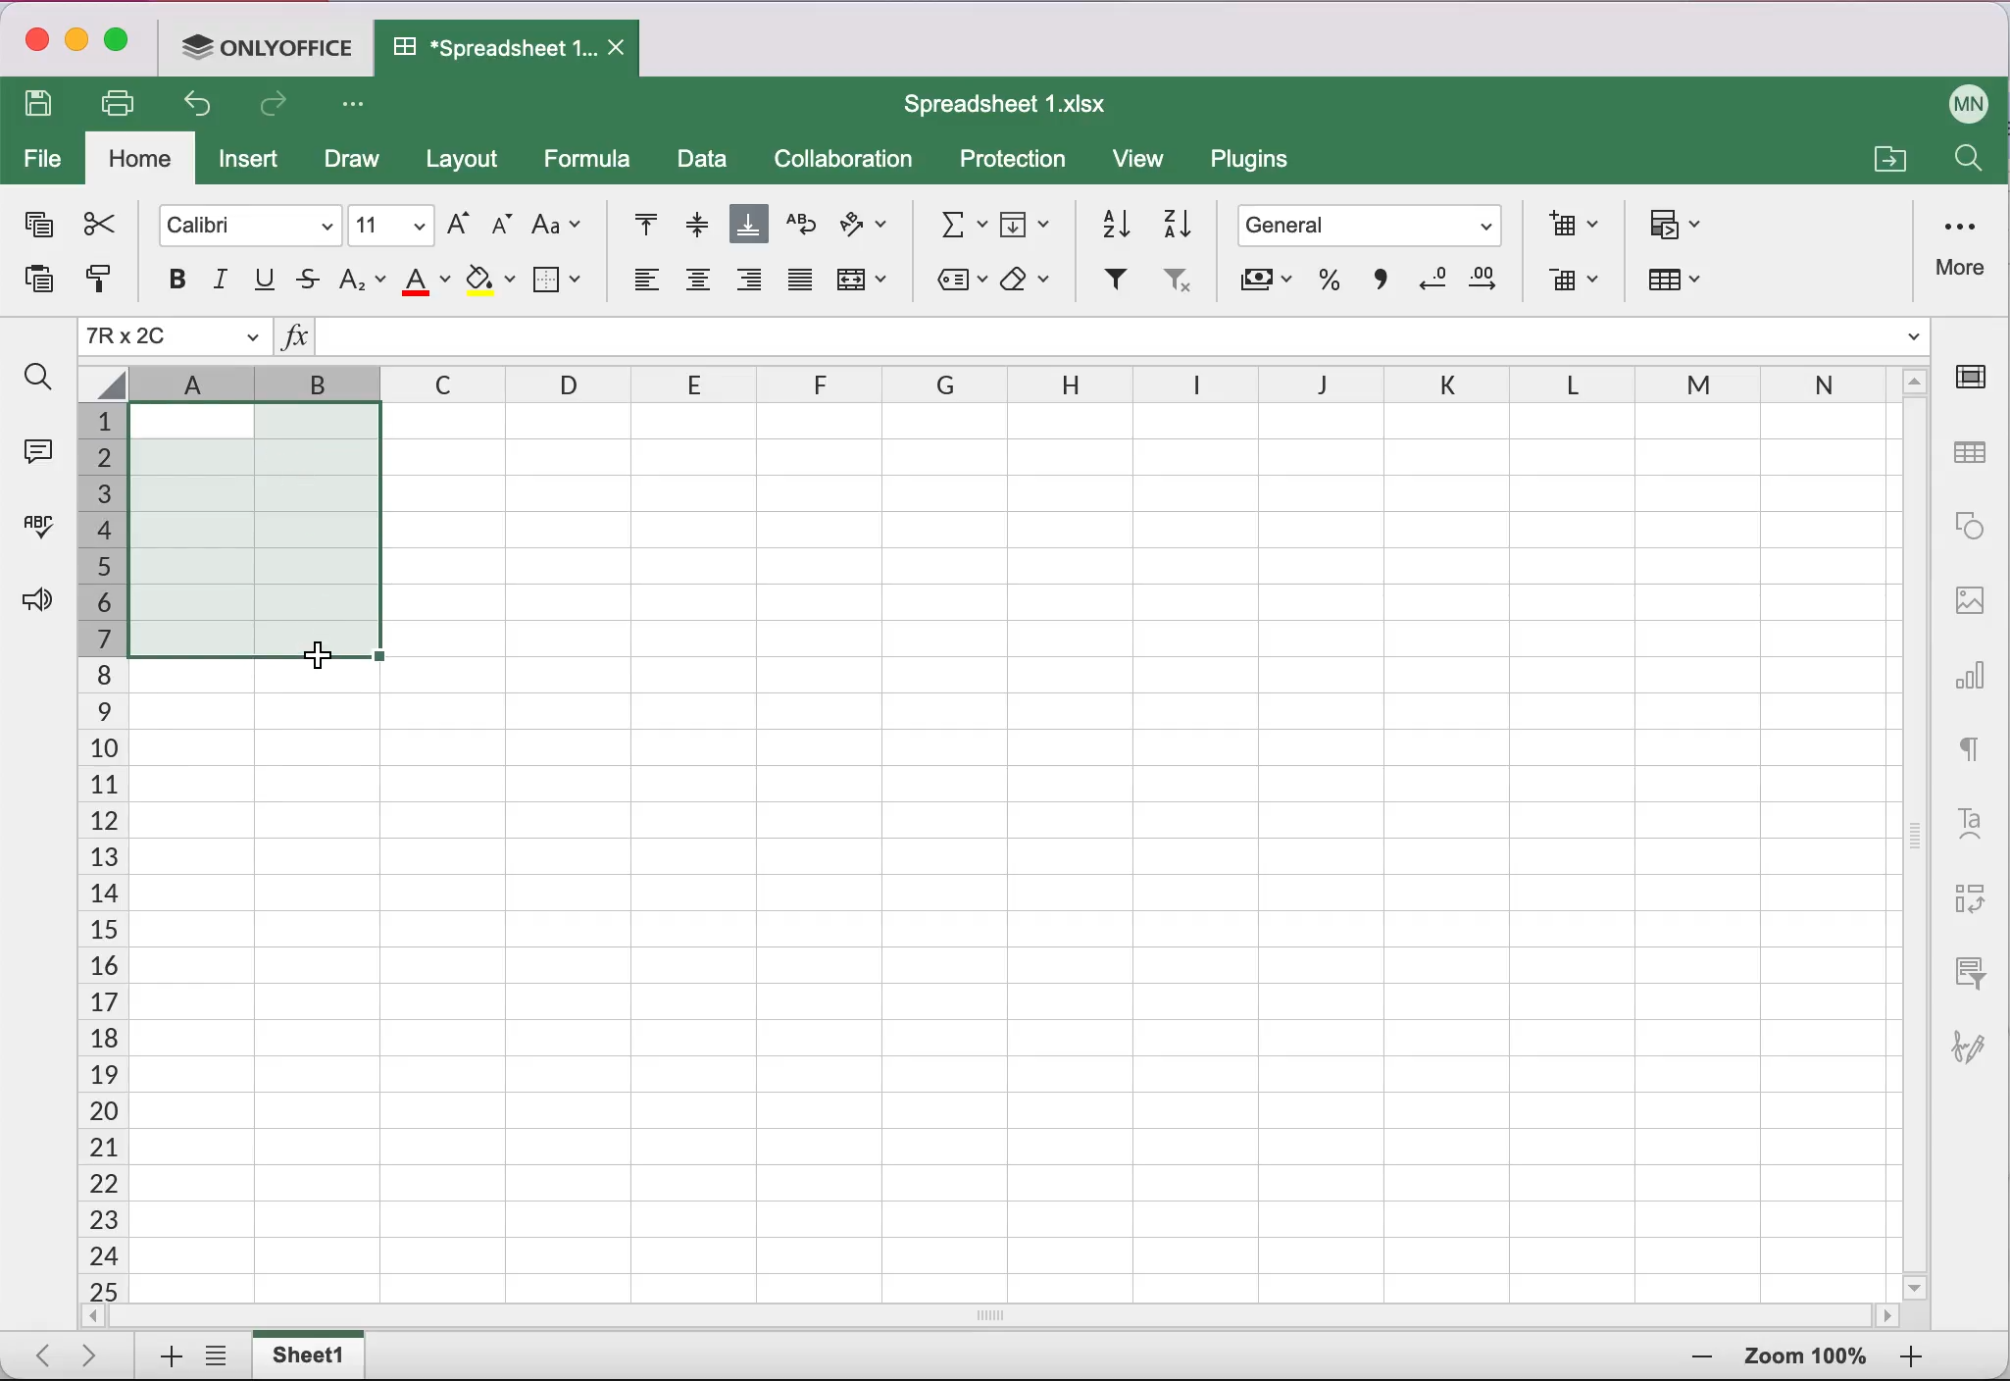 Image resolution: width=2010 pixels, height=1381 pixels. What do you see at coordinates (1886, 156) in the screenshot?
I see `open file location` at bounding box center [1886, 156].